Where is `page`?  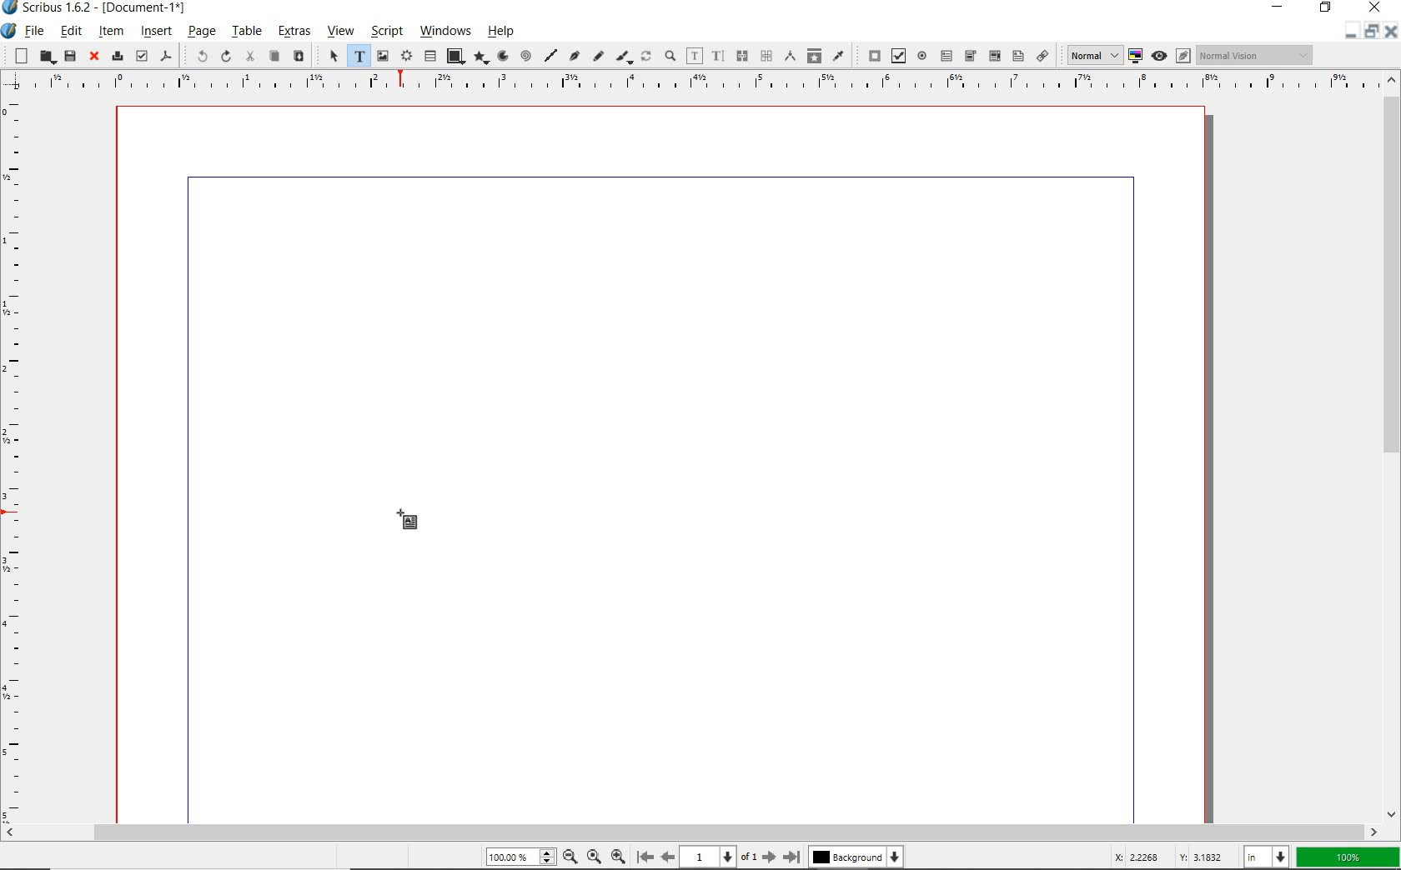
page is located at coordinates (201, 32).